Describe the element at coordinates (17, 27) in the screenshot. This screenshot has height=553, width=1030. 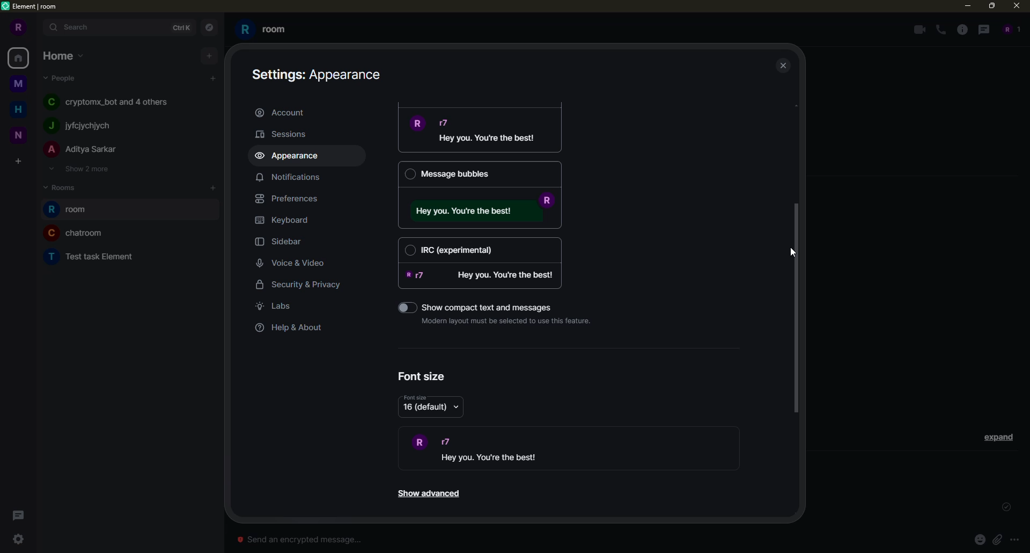
I see `profile` at that location.